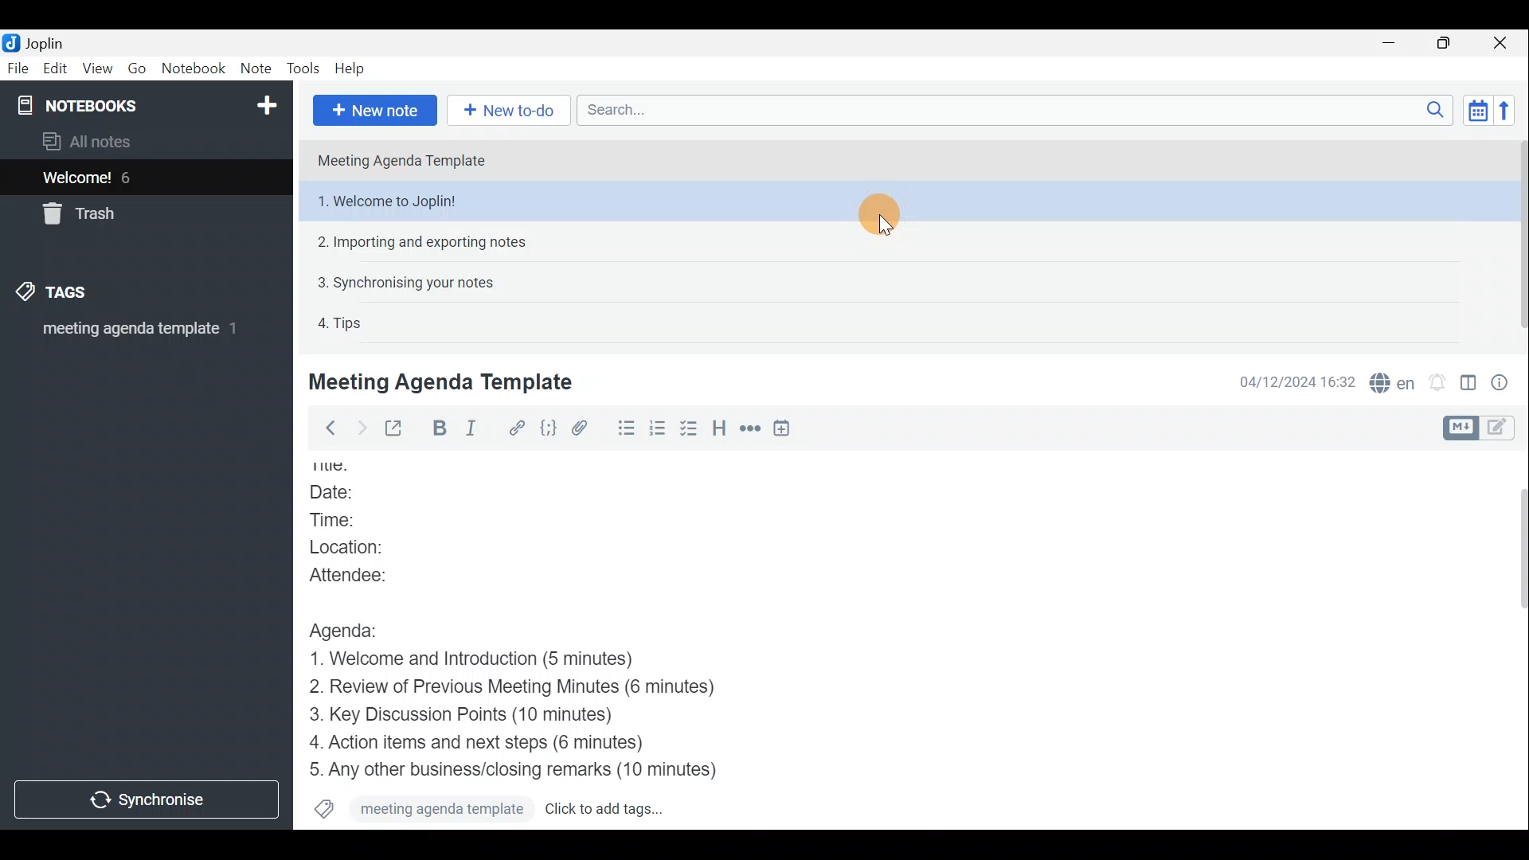 This screenshot has width=1529, height=860. What do you see at coordinates (1458, 428) in the screenshot?
I see `Toggle editors` at bounding box center [1458, 428].